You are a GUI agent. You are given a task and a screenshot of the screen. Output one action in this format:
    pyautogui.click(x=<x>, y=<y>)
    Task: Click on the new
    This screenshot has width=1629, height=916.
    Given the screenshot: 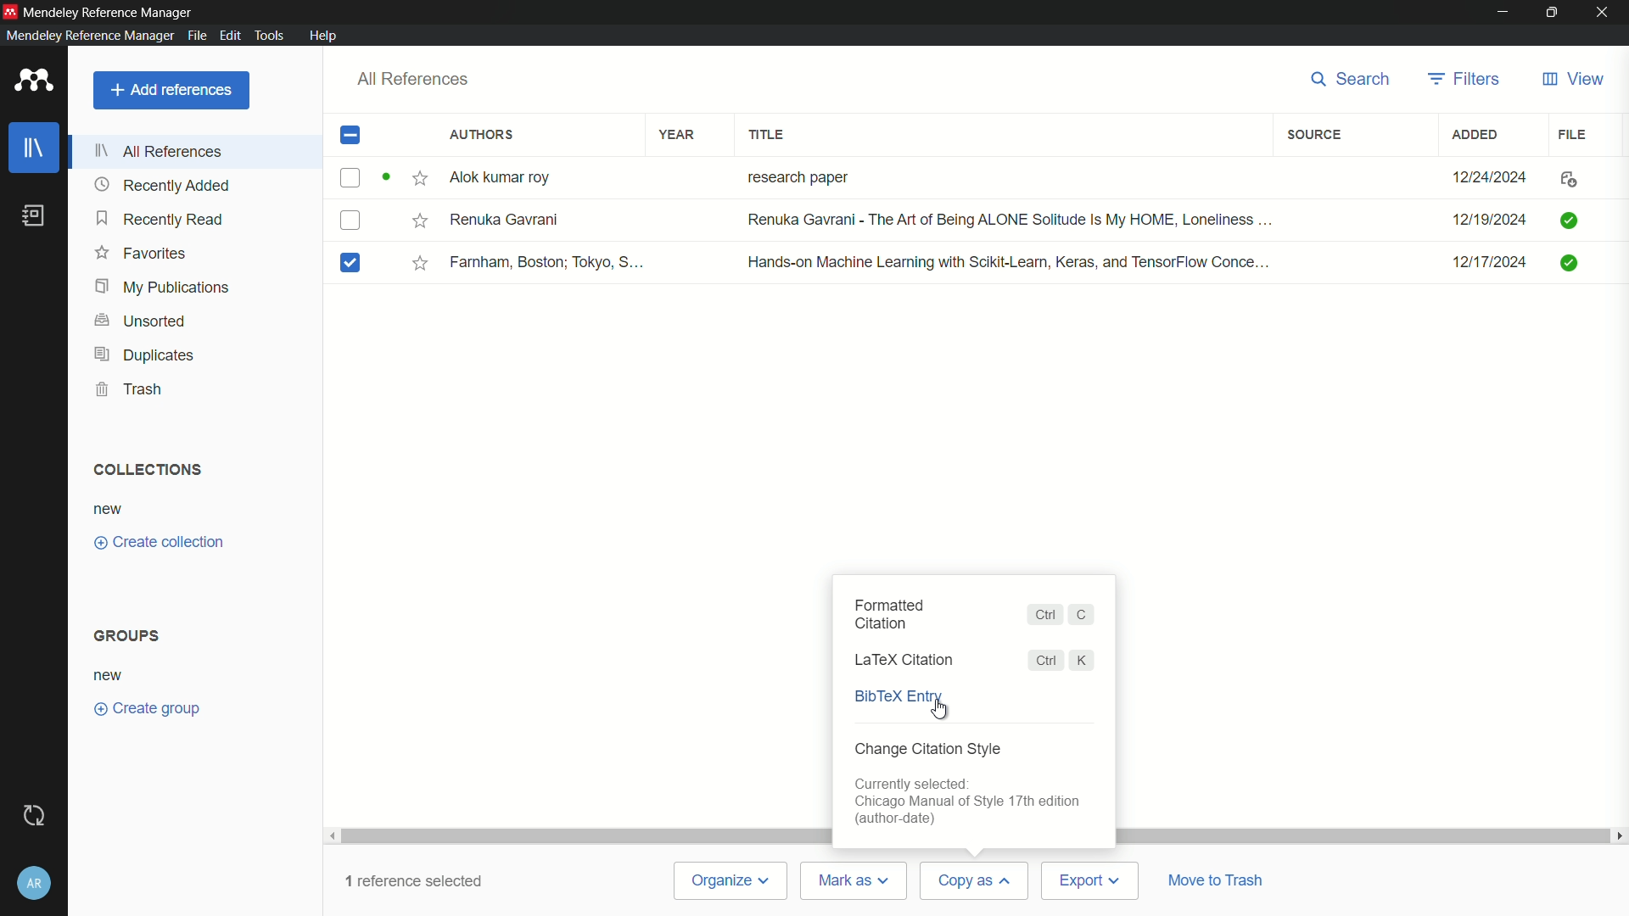 What is the action you would take?
    pyautogui.click(x=111, y=674)
    